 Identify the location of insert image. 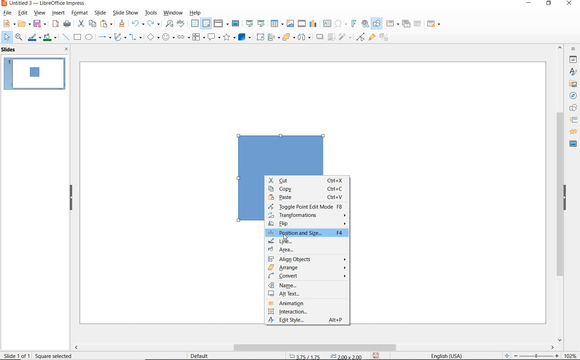
(291, 24).